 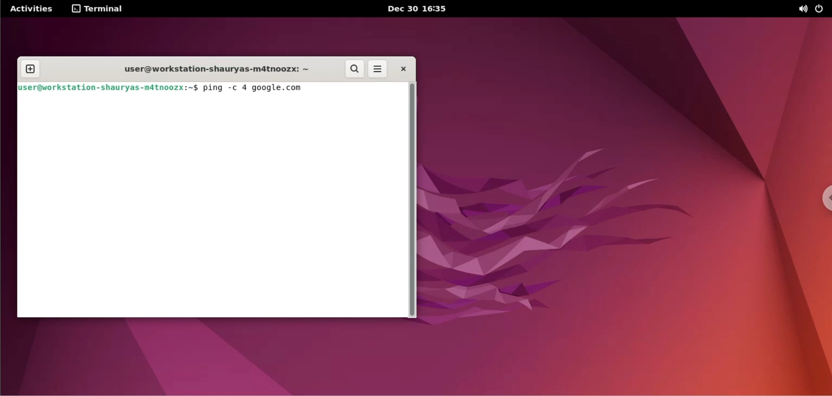 I want to click on terminal, so click(x=98, y=9).